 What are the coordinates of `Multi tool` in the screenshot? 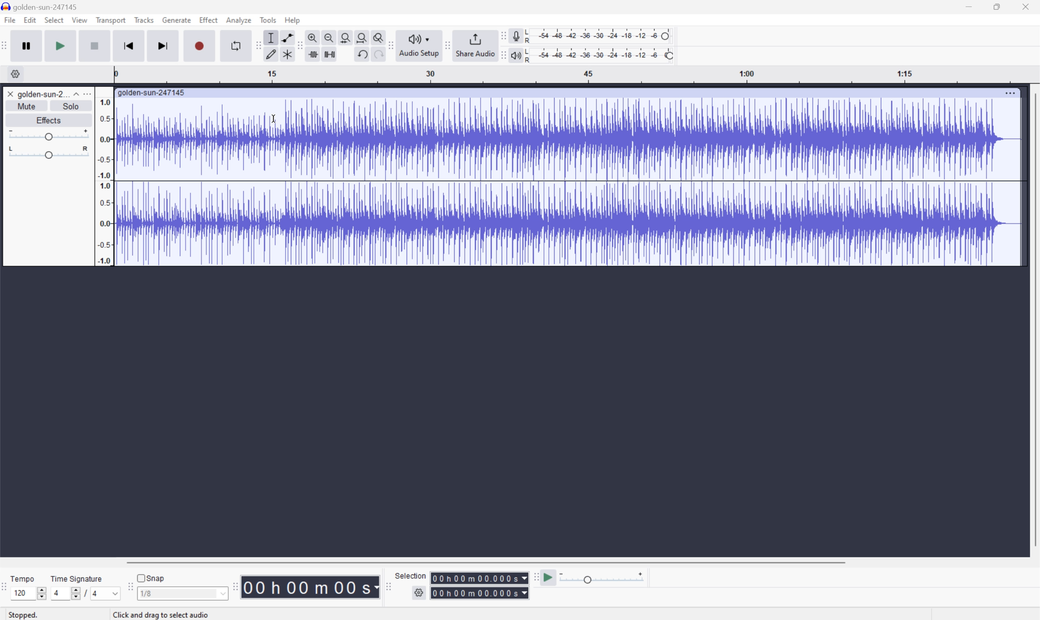 It's located at (289, 53).